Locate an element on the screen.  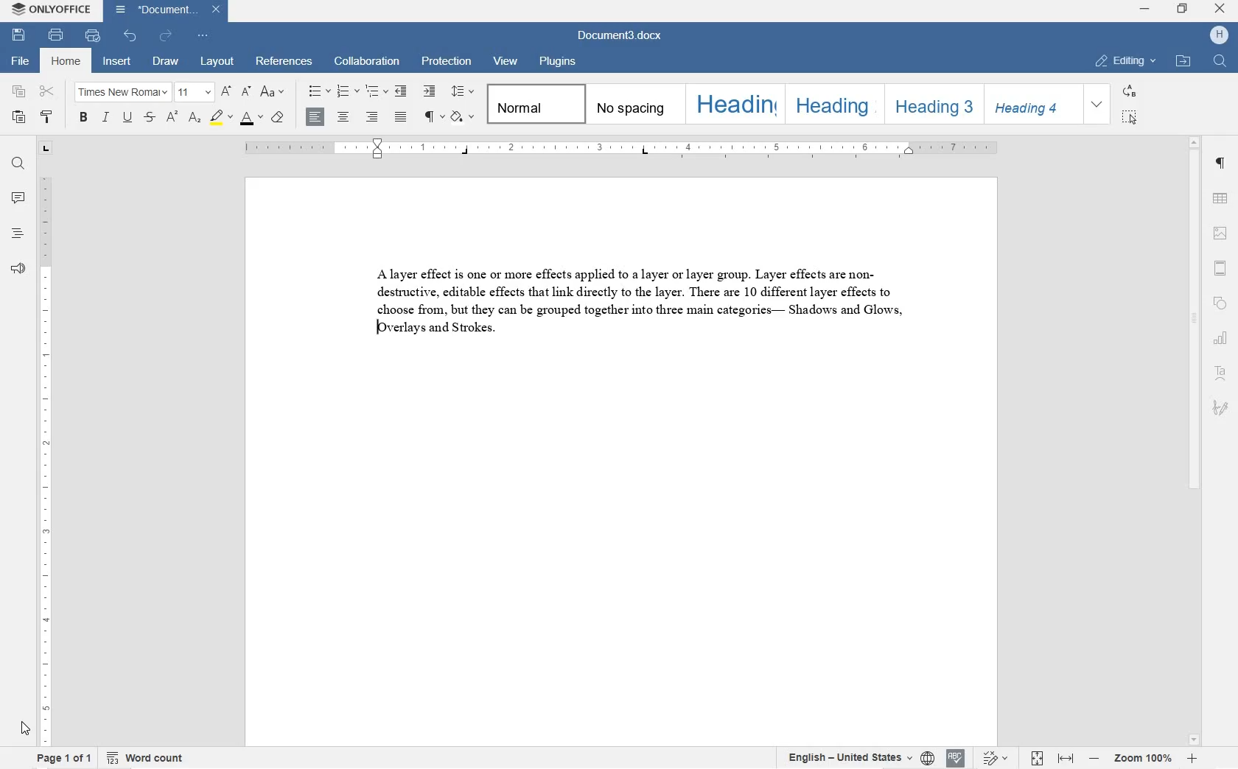
INCREASE INDENT is located at coordinates (430, 92).